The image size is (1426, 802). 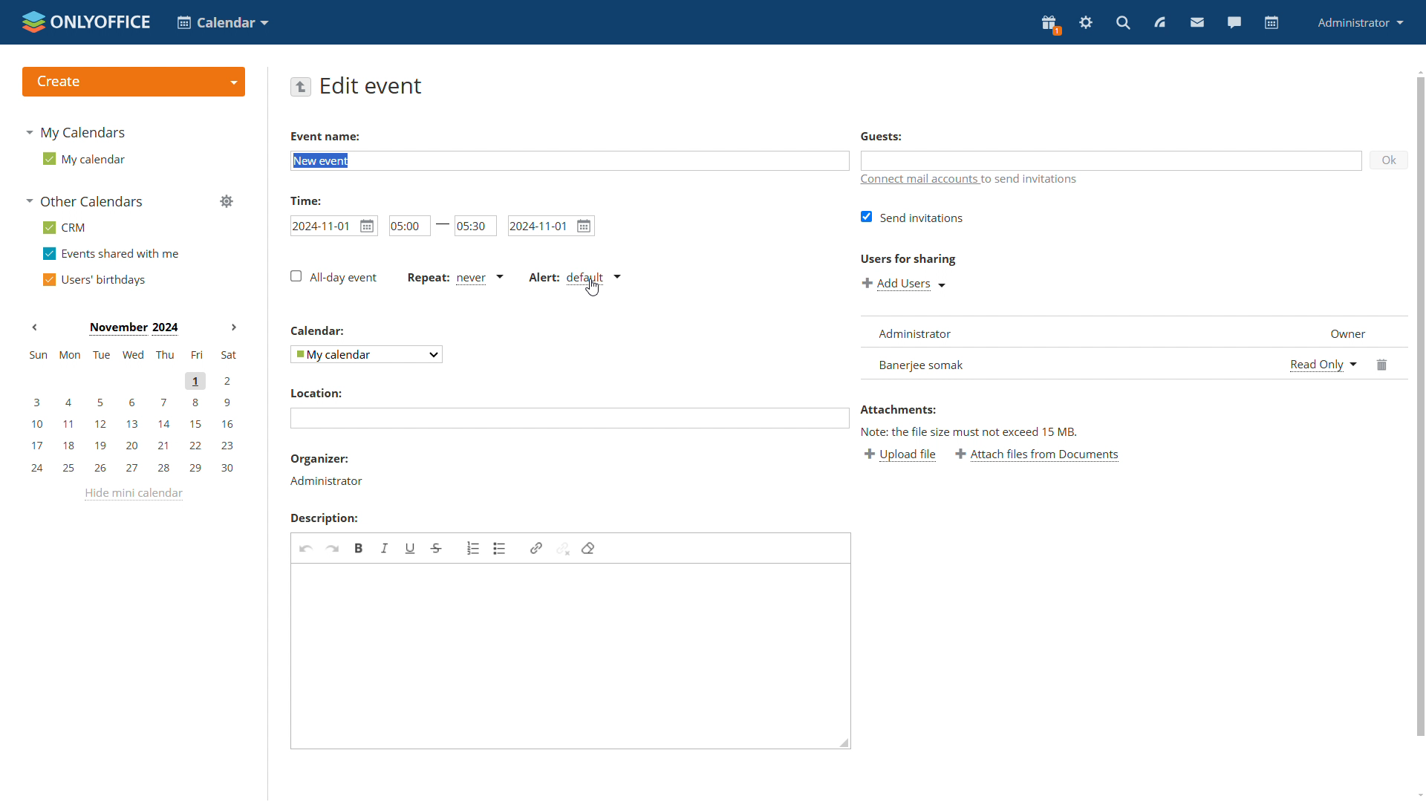 What do you see at coordinates (307, 200) in the screenshot?
I see `Time` at bounding box center [307, 200].